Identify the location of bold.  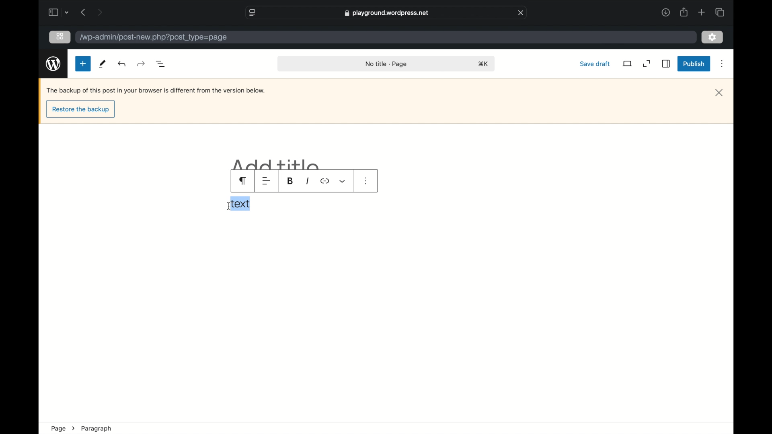
(290, 180).